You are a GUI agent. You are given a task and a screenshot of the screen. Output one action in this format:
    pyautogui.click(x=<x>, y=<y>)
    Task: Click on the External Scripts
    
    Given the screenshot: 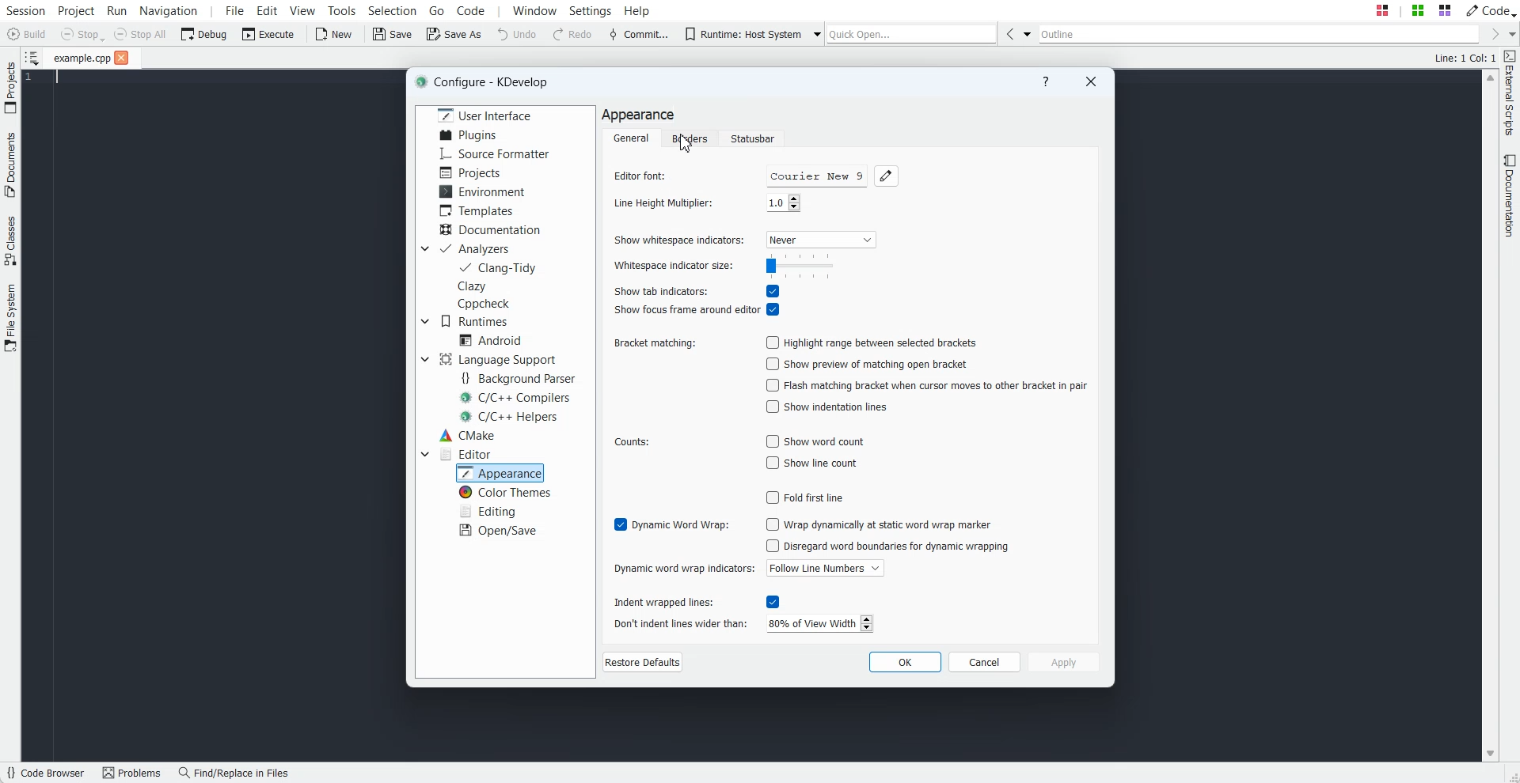 What is the action you would take?
    pyautogui.click(x=1510, y=93)
    